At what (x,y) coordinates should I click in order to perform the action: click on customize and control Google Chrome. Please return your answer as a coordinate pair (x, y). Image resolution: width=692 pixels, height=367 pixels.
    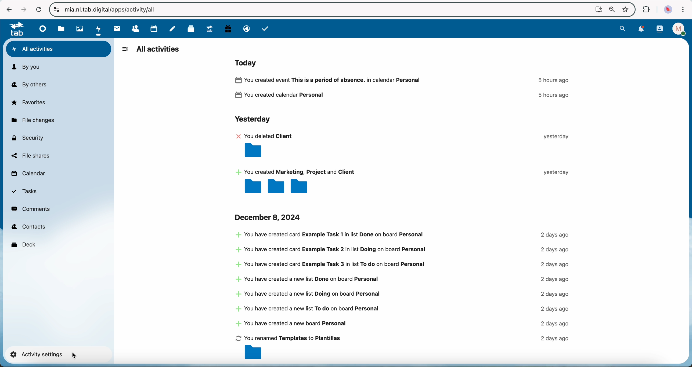
    Looking at the image, I should click on (683, 10).